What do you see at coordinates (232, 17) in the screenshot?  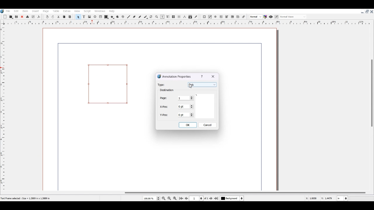 I see `PDF List Box` at bounding box center [232, 17].